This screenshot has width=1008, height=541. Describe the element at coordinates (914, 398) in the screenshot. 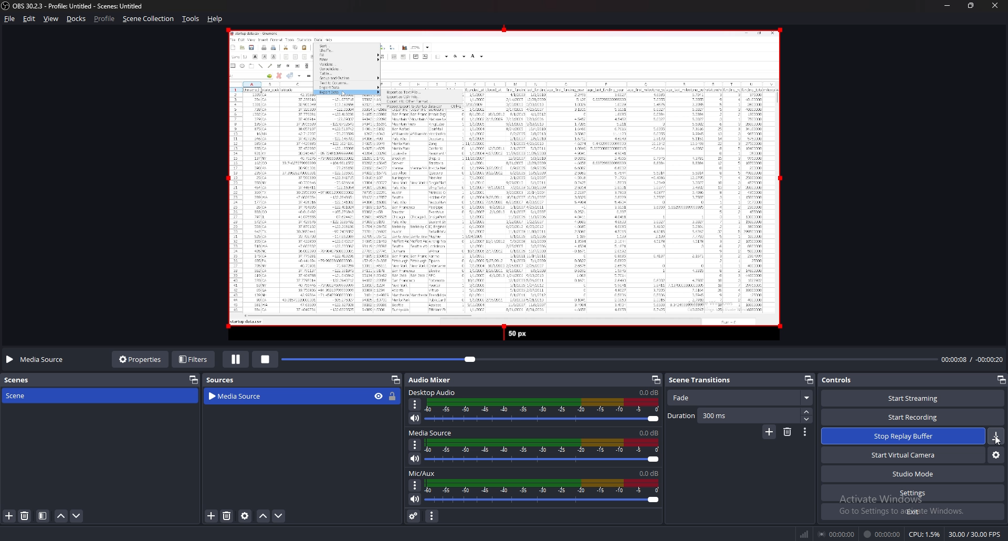

I see `start streaming` at that location.